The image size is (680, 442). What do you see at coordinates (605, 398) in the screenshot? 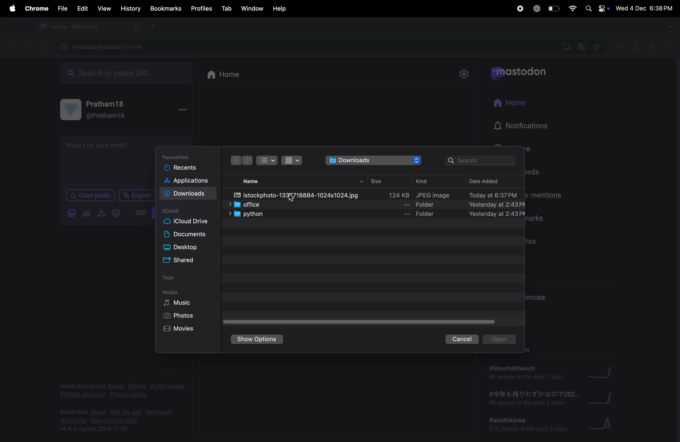
I see `Graph` at bounding box center [605, 398].